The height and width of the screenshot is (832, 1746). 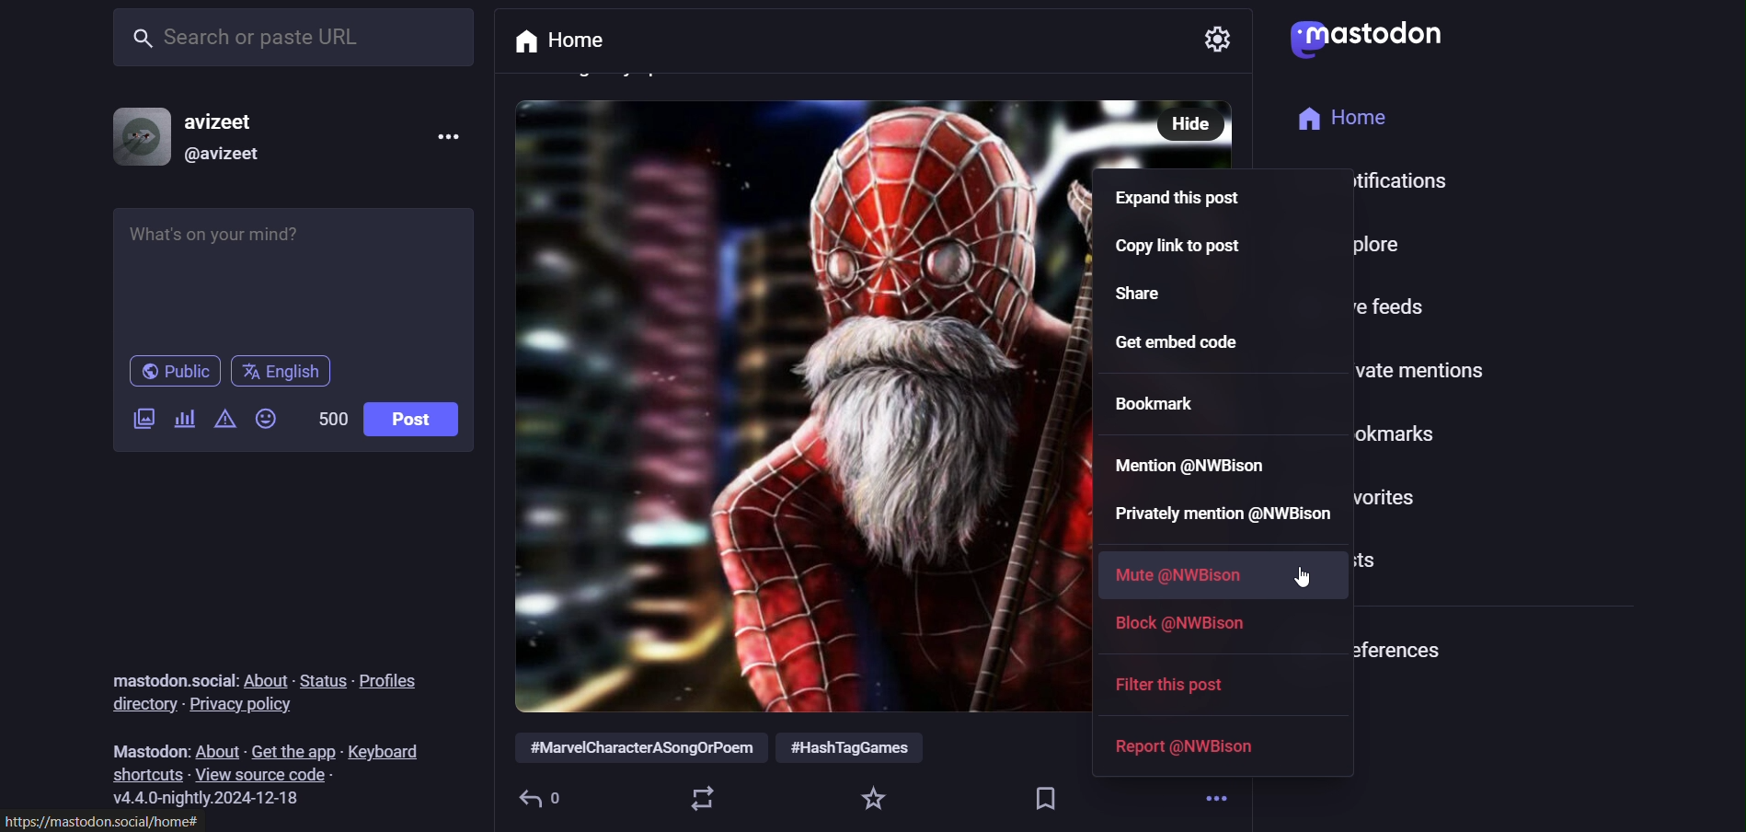 What do you see at coordinates (327, 418) in the screenshot?
I see `word limit` at bounding box center [327, 418].